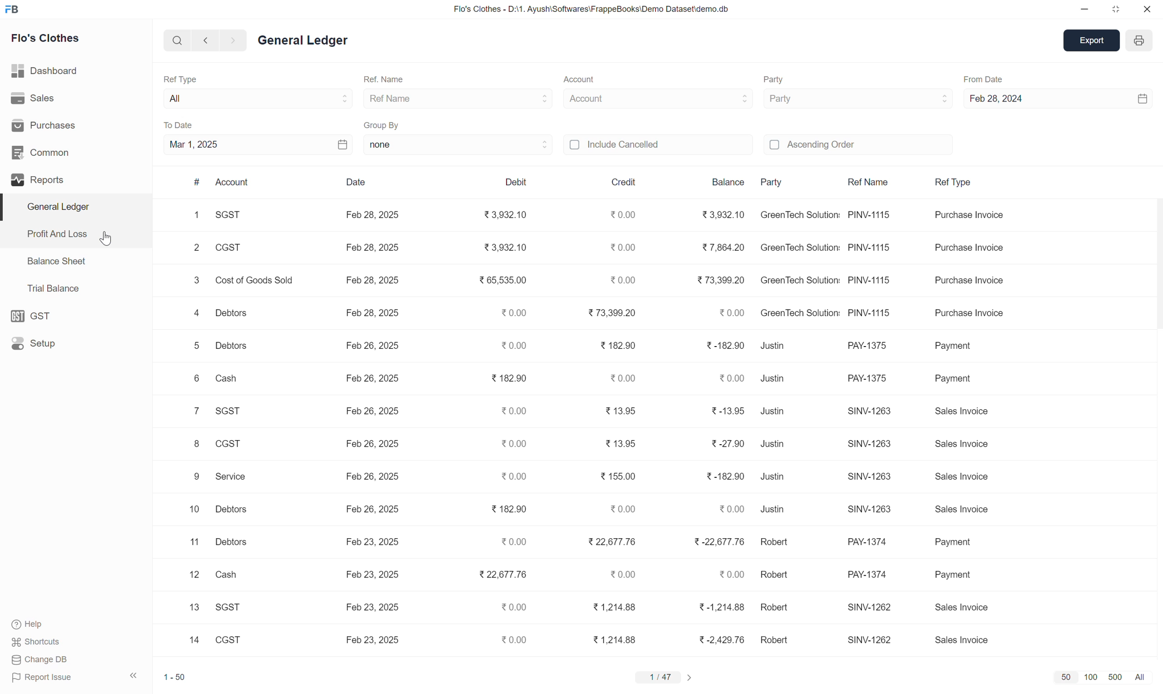 The width and height of the screenshot is (1163, 694). I want to click on 7, so click(193, 411).